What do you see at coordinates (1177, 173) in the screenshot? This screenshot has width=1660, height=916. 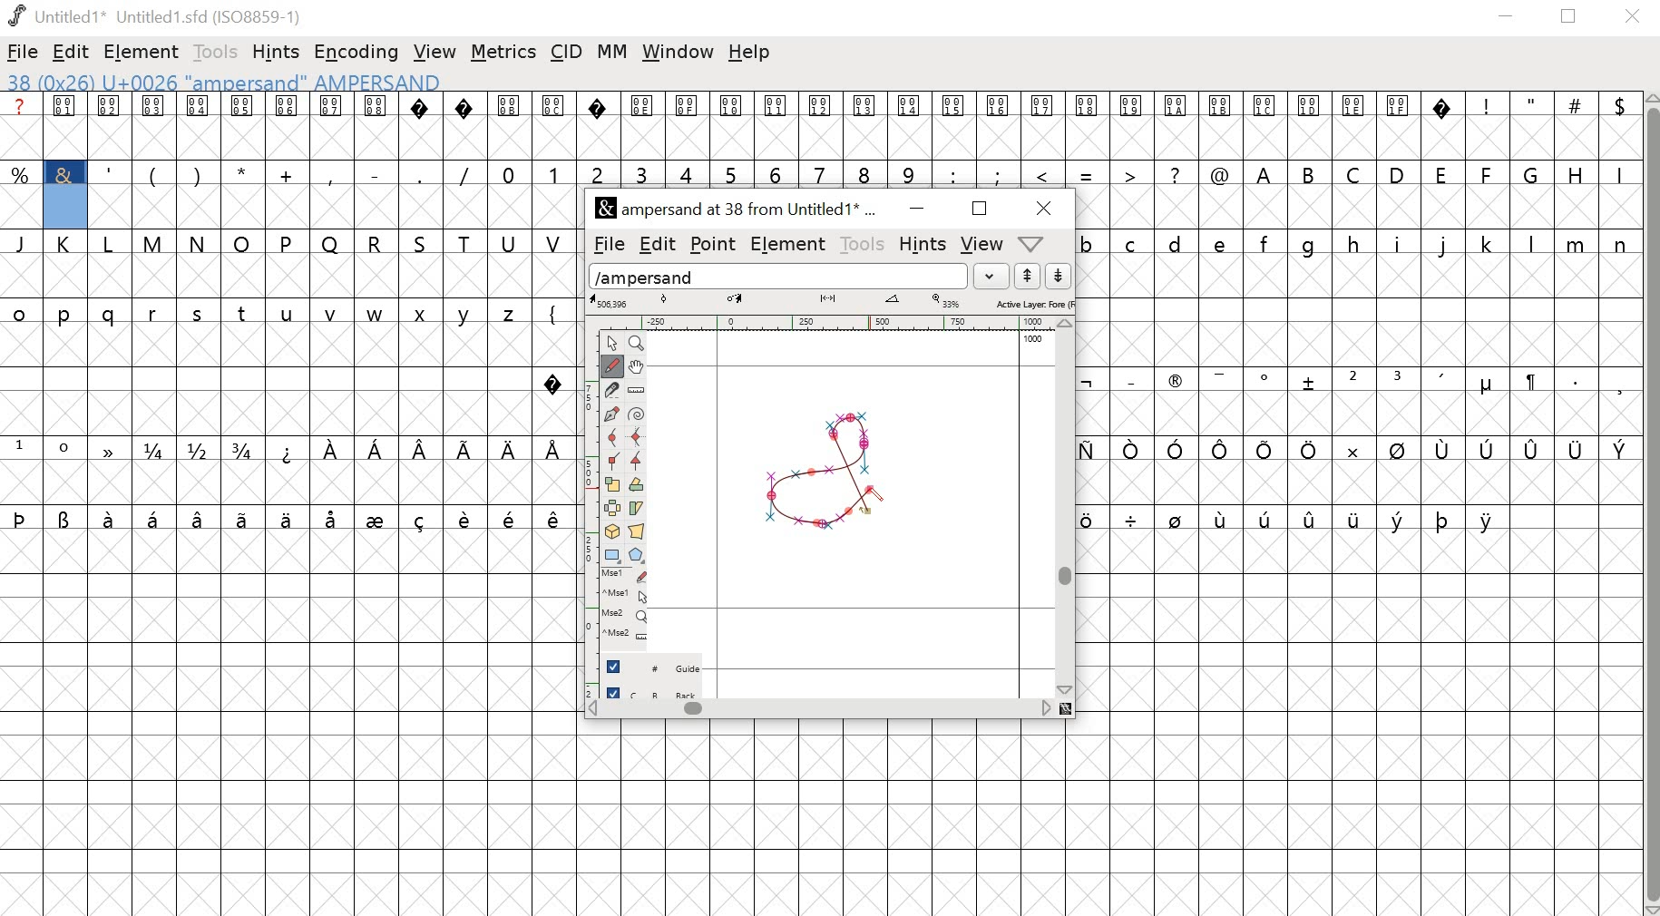 I see `?` at bounding box center [1177, 173].